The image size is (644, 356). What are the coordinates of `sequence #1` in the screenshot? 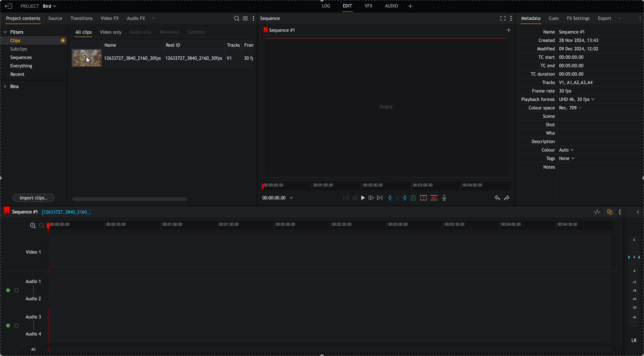 It's located at (278, 30).